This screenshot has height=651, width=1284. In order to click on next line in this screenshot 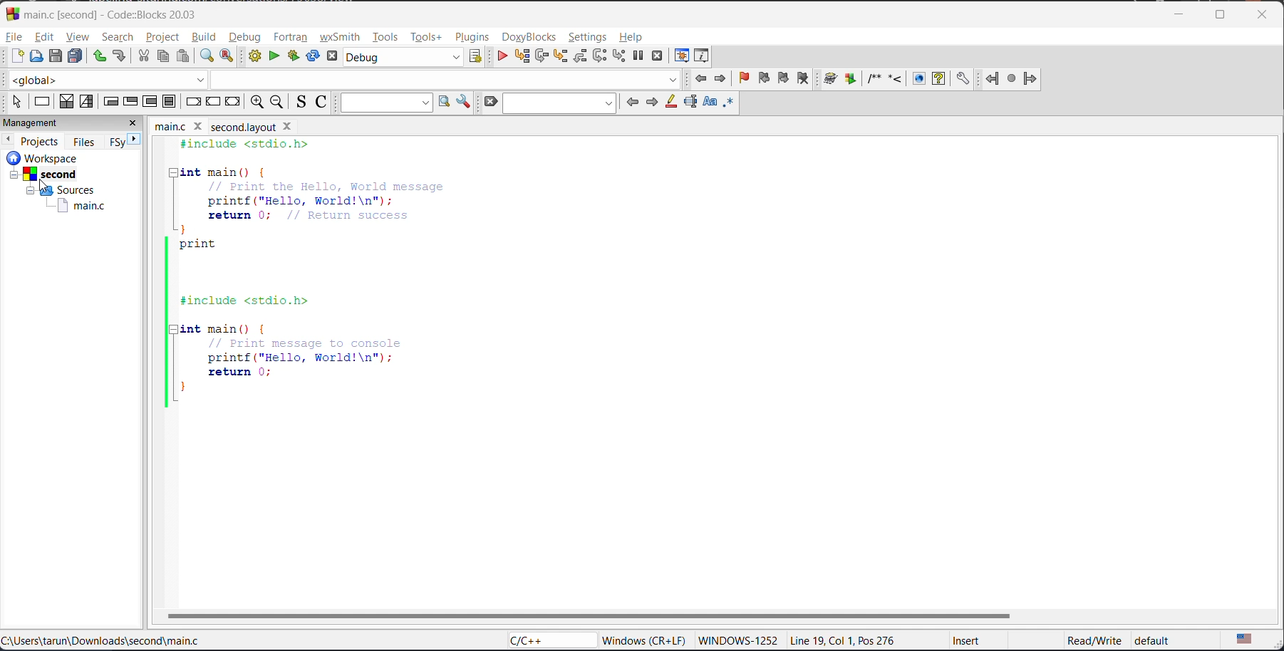, I will do `click(540, 57)`.